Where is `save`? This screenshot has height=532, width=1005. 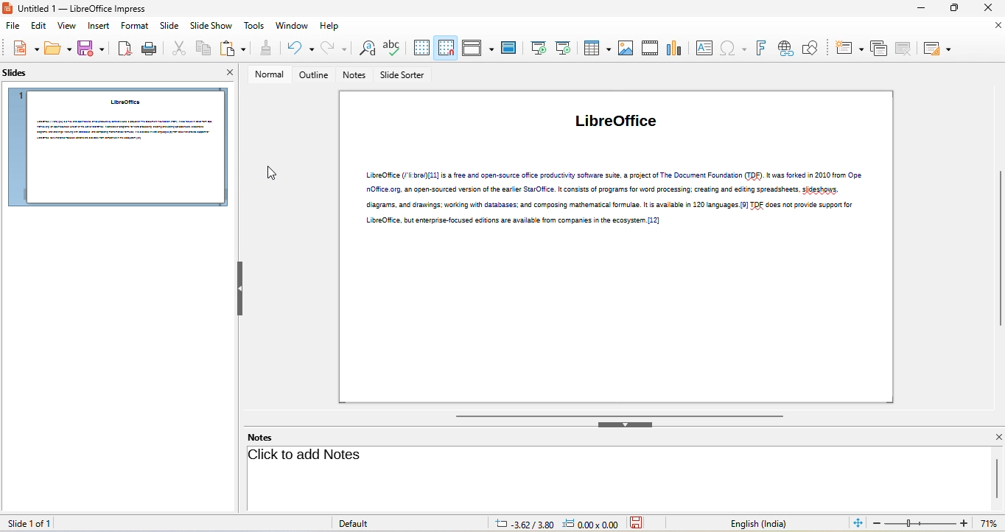 save is located at coordinates (91, 48).